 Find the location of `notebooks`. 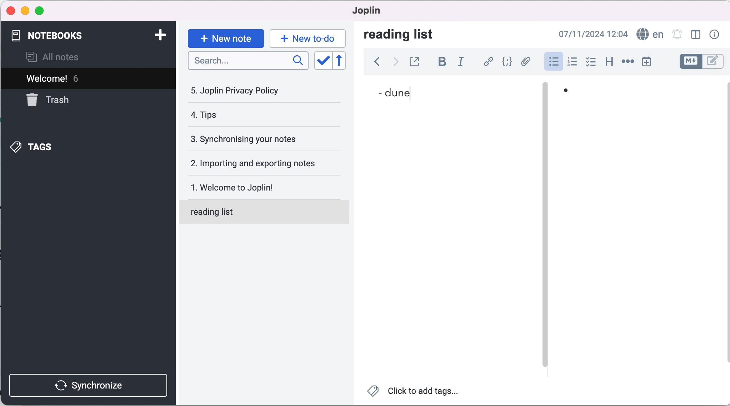

notebooks is located at coordinates (79, 36).